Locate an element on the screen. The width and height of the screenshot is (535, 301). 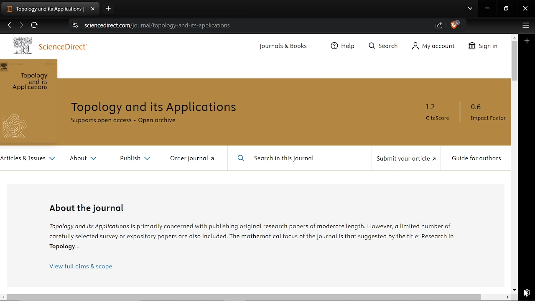
Move down is located at coordinates (515, 290).